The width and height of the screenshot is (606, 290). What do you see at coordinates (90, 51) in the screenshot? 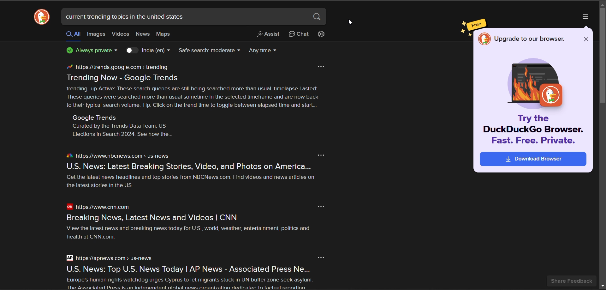
I see `privacy protection badge` at bounding box center [90, 51].